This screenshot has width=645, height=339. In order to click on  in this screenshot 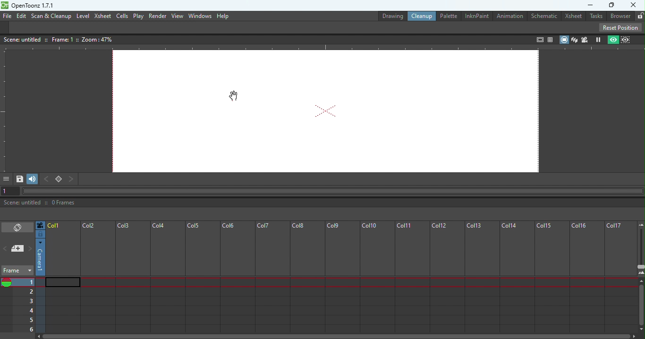, I will do `click(7, 177)`.